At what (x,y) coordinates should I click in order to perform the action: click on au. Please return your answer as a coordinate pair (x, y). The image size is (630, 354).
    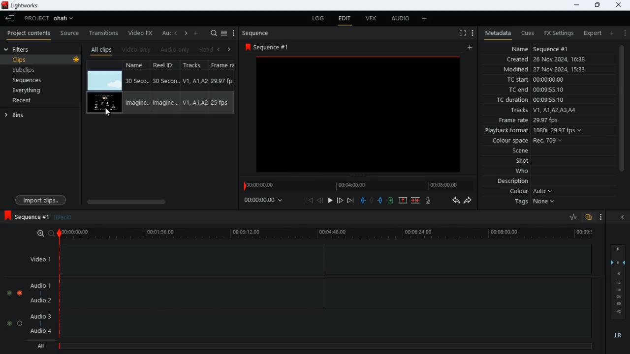
    Looking at the image, I should click on (166, 33).